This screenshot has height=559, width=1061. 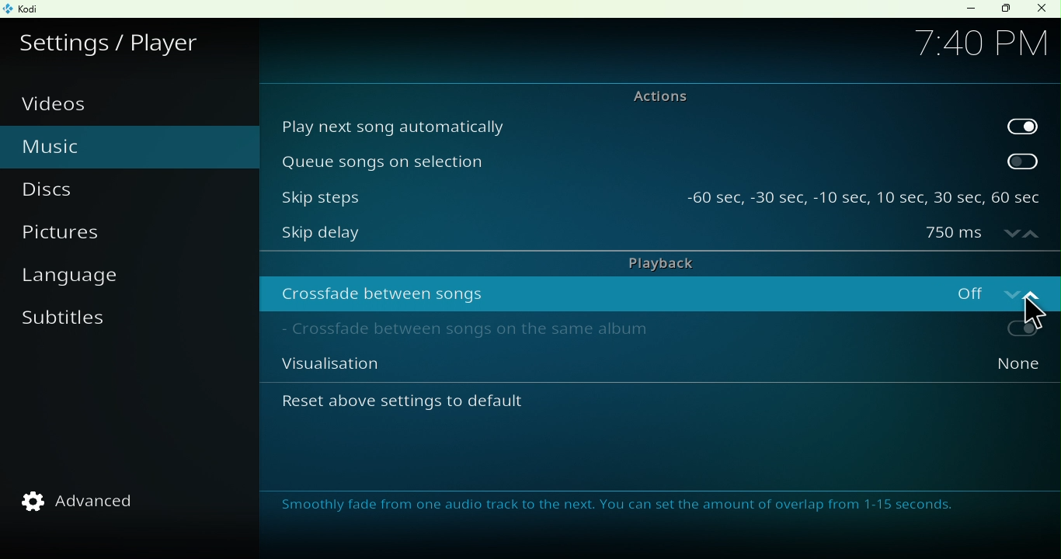 I want to click on Language, so click(x=84, y=279).